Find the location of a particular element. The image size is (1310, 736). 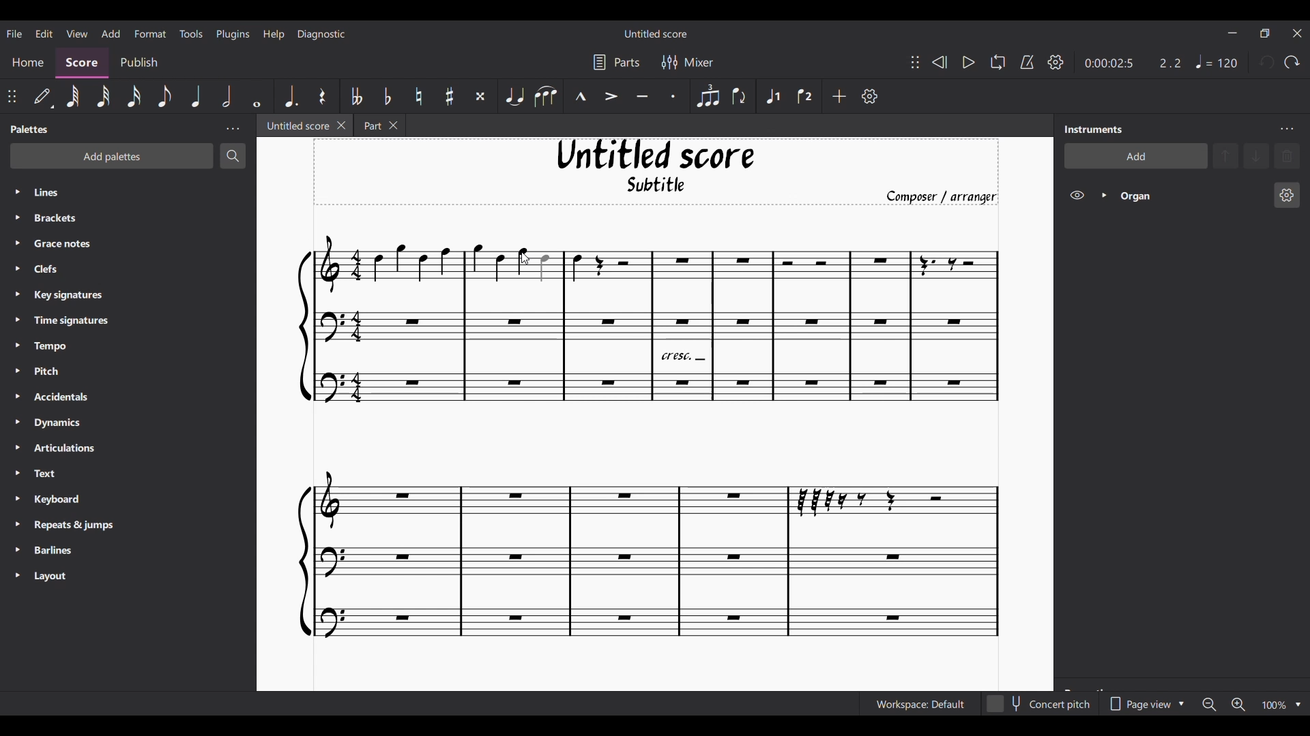

Default is located at coordinates (44, 97).